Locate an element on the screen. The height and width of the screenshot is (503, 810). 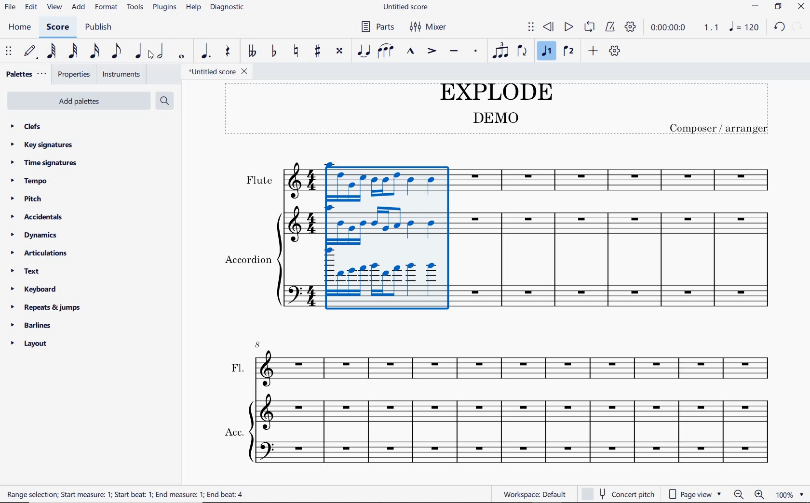
cursor is located at coordinates (152, 54).